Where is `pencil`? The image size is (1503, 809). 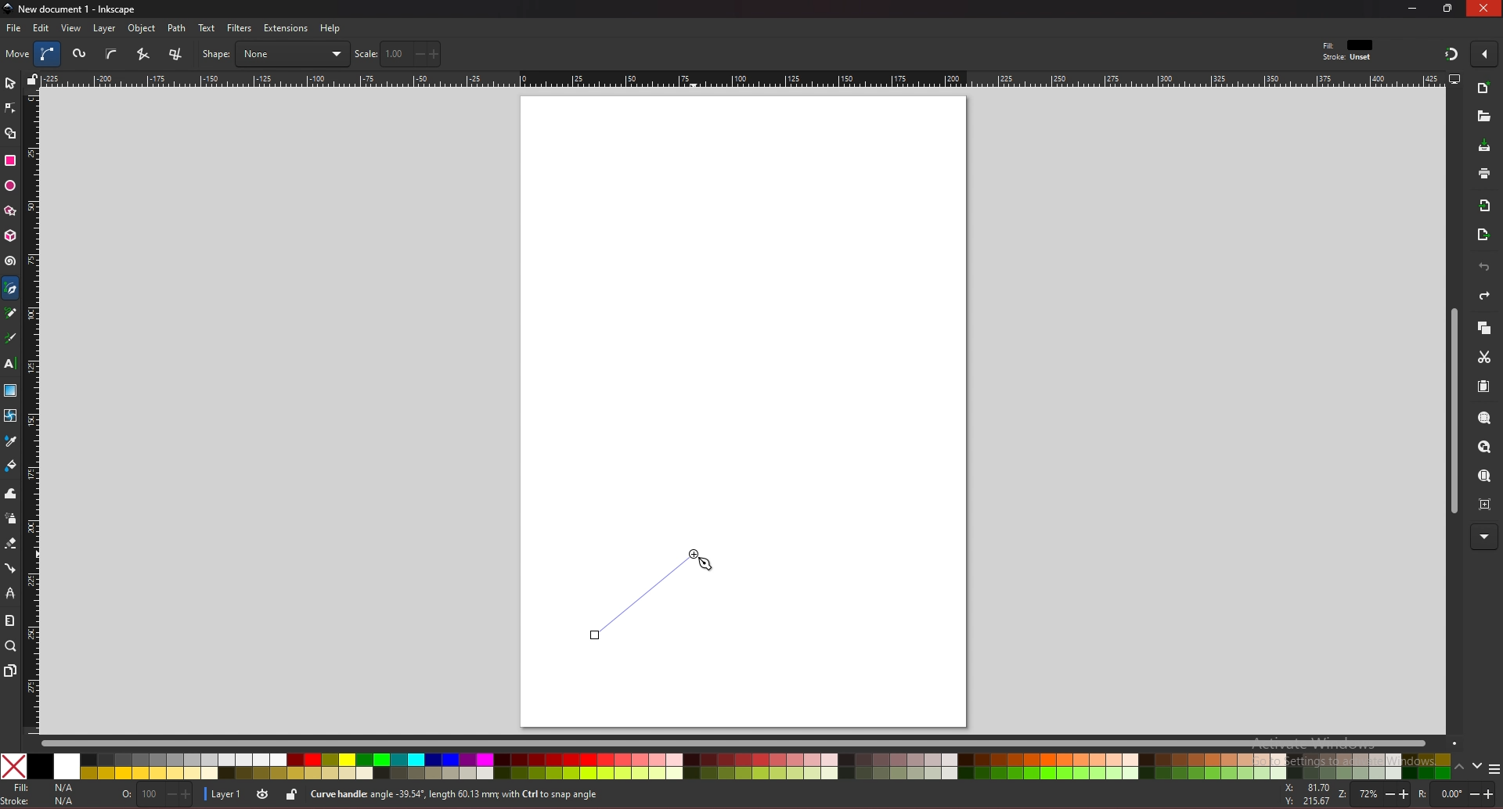
pencil is located at coordinates (15, 314).